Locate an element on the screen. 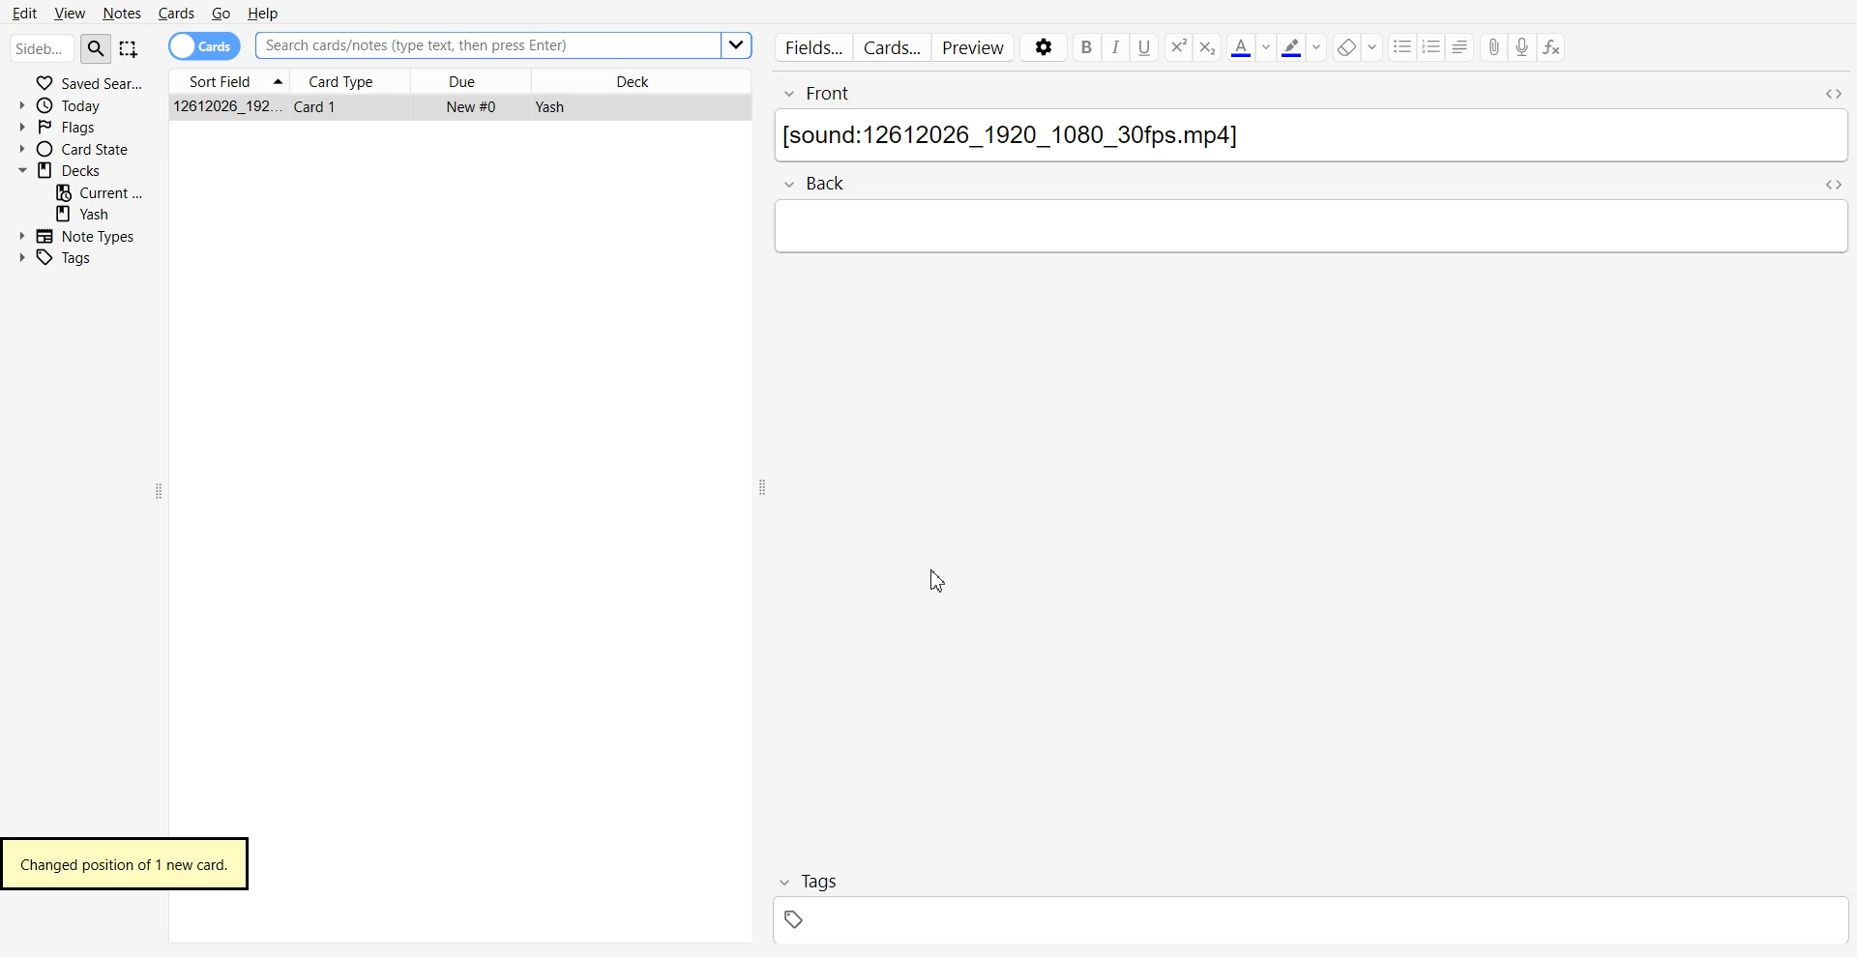 The image size is (1857, 957). Toggle HTML Editor is located at coordinates (1833, 91).